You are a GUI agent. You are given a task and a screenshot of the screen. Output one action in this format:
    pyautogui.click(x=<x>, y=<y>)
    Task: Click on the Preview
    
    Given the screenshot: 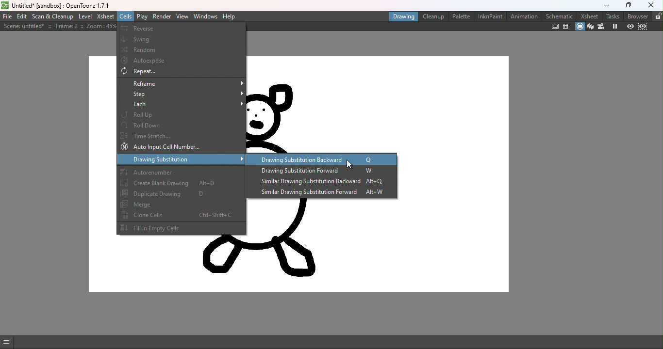 What is the action you would take?
    pyautogui.click(x=630, y=27)
    